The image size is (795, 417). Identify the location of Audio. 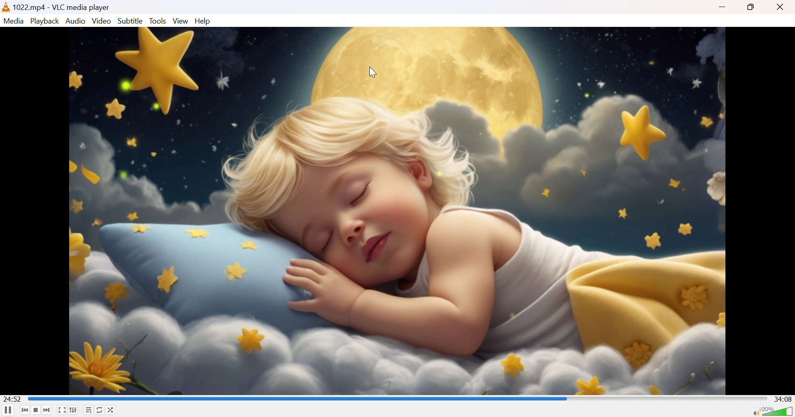
(76, 21).